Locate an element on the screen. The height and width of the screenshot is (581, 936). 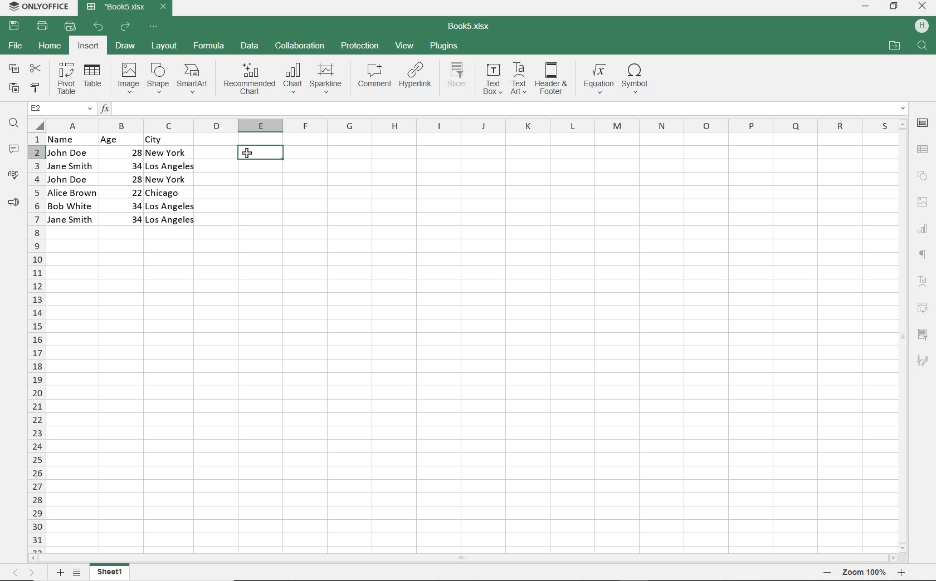
Age is located at coordinates (120, 140).